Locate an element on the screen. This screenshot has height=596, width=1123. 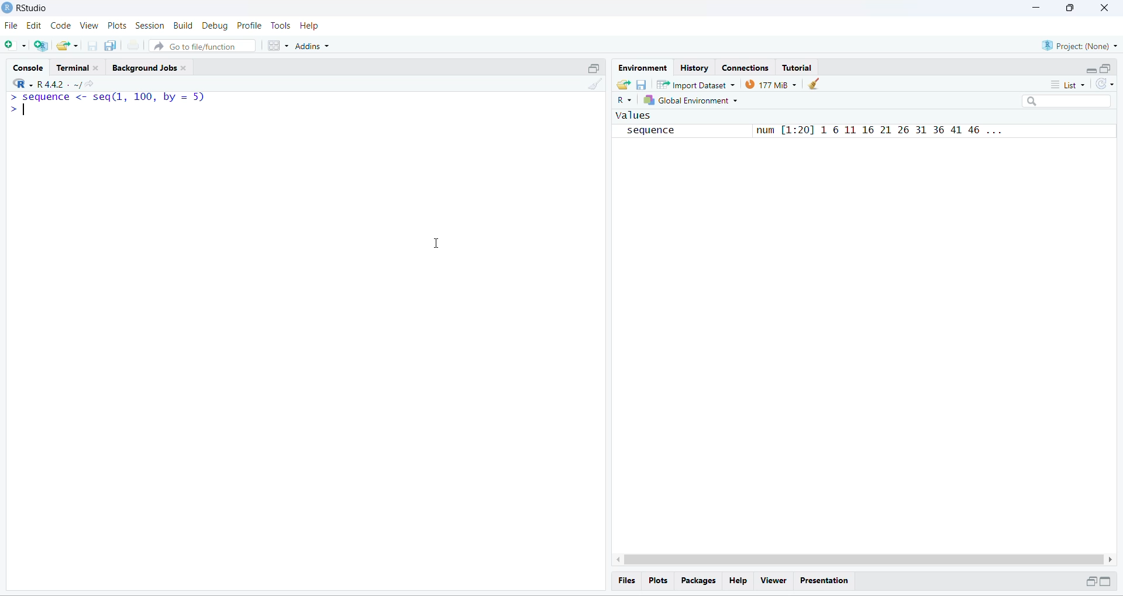
list is located at coordinates (1068, 85).